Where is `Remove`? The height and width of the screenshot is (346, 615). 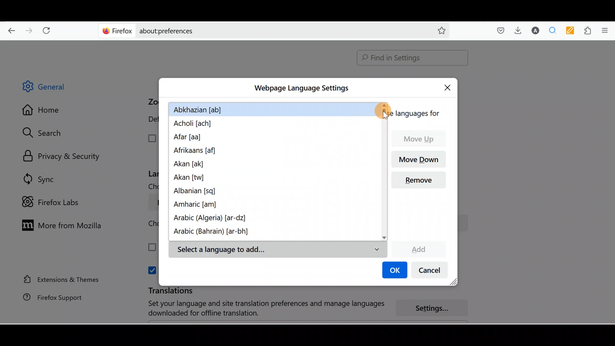 Remove is located at coordinates (421, 182).